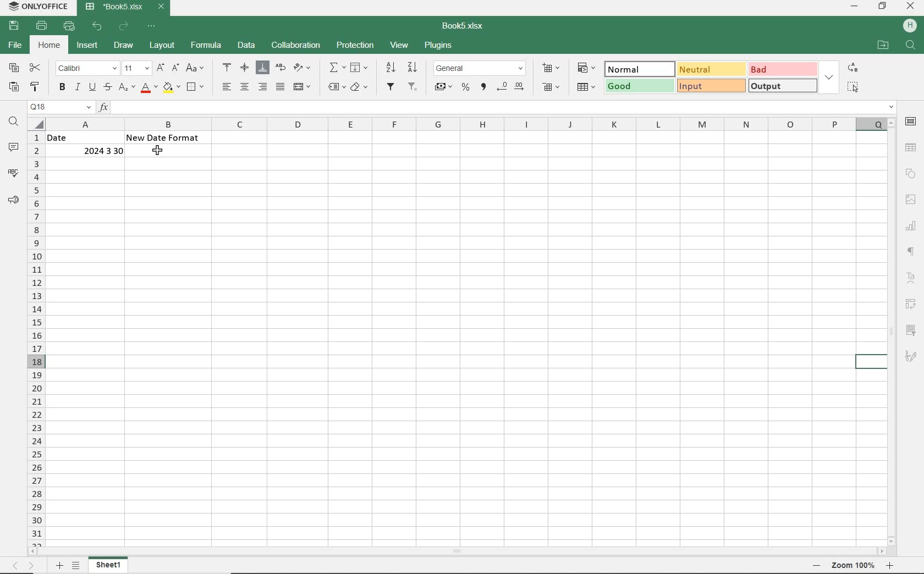 This screenshot has height=574, width=924. Describe the element at coordinates (551, 87) in the screenshot. I see `DELETE CELLS` at that location.